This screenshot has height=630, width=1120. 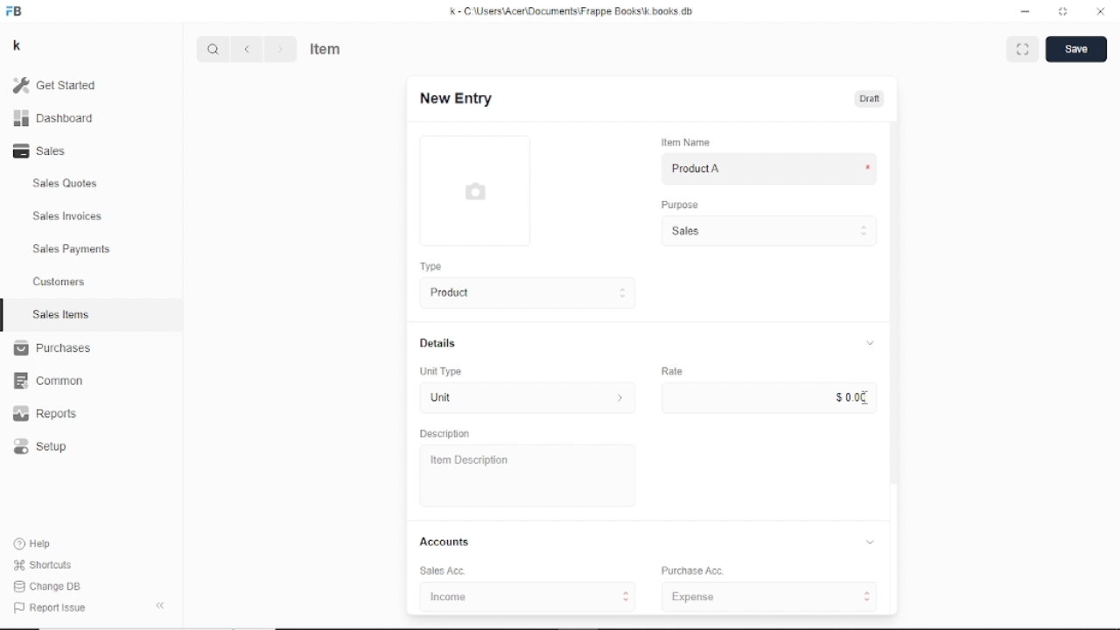 I want to click on Save, so click(x=1077, y=49).